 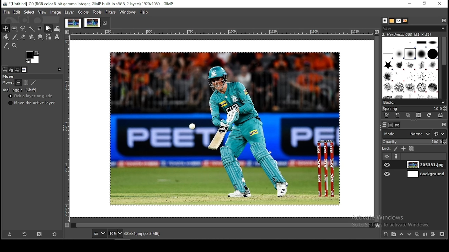 What do you see at coordinates (388, 164) in the screenshot?
I see `layer visibility on/off` at bounding box center [388, 164].